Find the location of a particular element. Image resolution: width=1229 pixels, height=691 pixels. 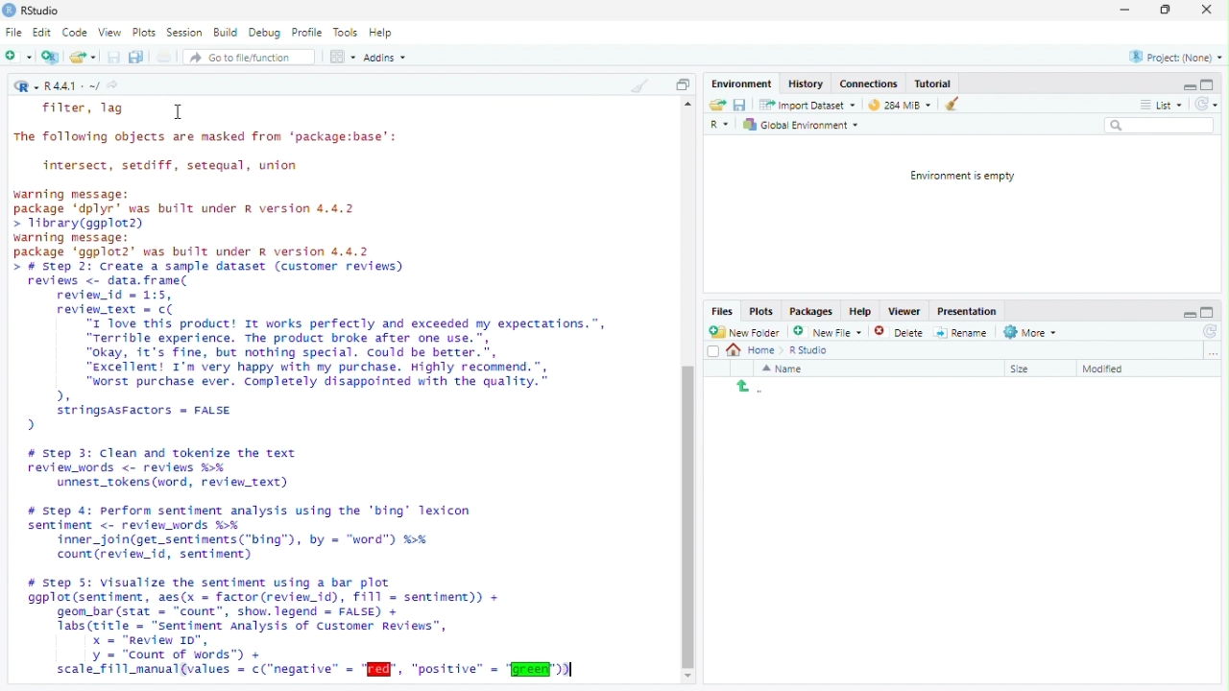

History is located at coordinates (807, 83).